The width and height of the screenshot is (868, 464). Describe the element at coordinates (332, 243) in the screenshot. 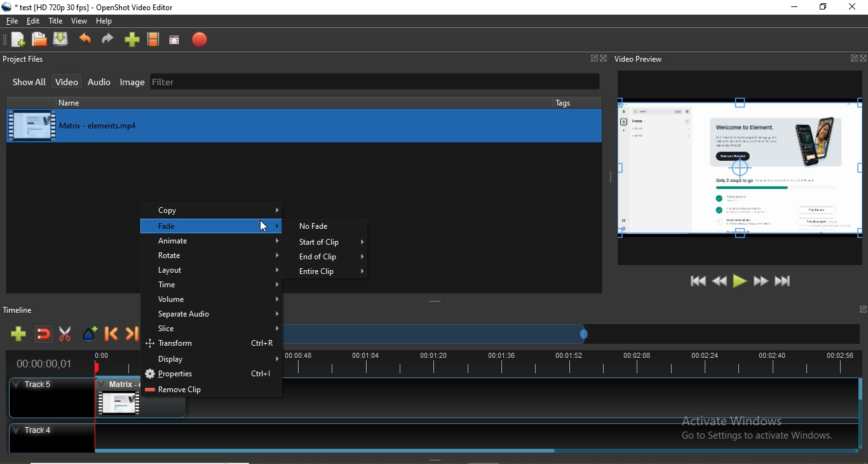

I see `start of clip` at that location.